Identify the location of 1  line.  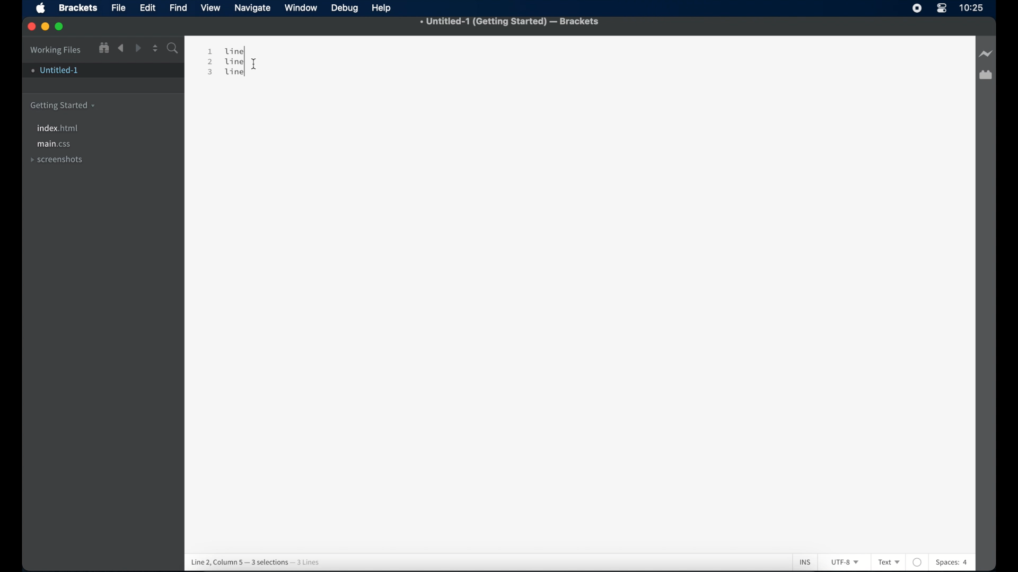
(227, 50).